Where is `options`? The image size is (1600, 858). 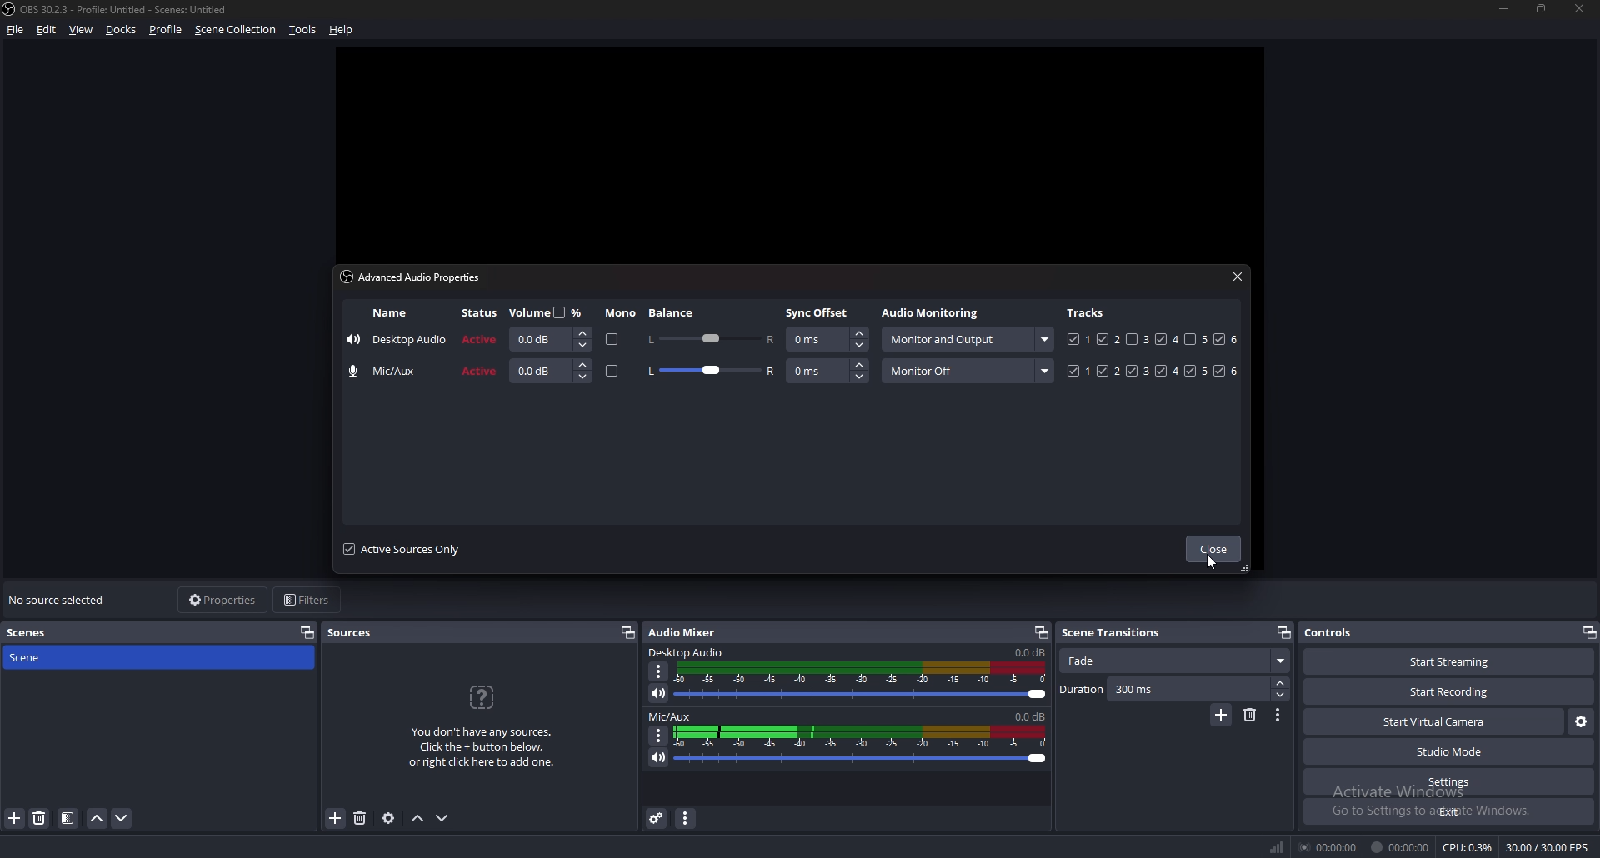 options is located at coordinates (659, 735).